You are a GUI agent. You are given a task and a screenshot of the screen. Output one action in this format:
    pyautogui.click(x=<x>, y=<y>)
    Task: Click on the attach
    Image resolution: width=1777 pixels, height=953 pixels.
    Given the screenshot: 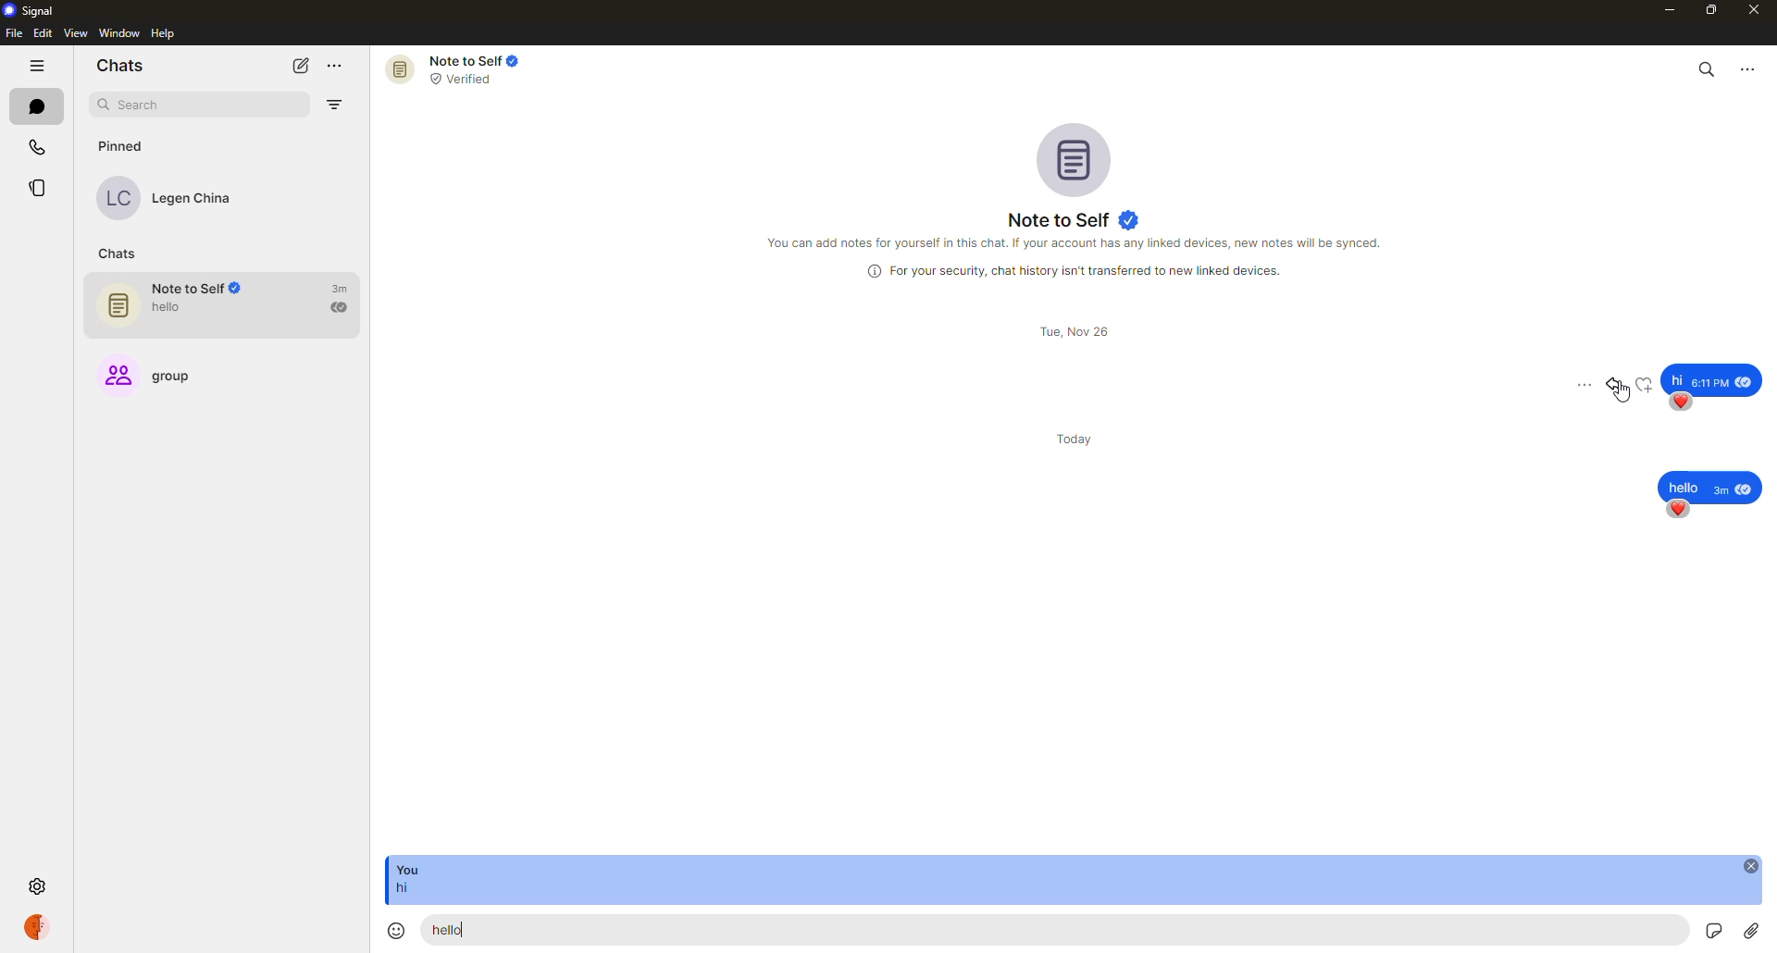 What is the action you would take?
    pyautogui.click(x=1753, y=929)
    